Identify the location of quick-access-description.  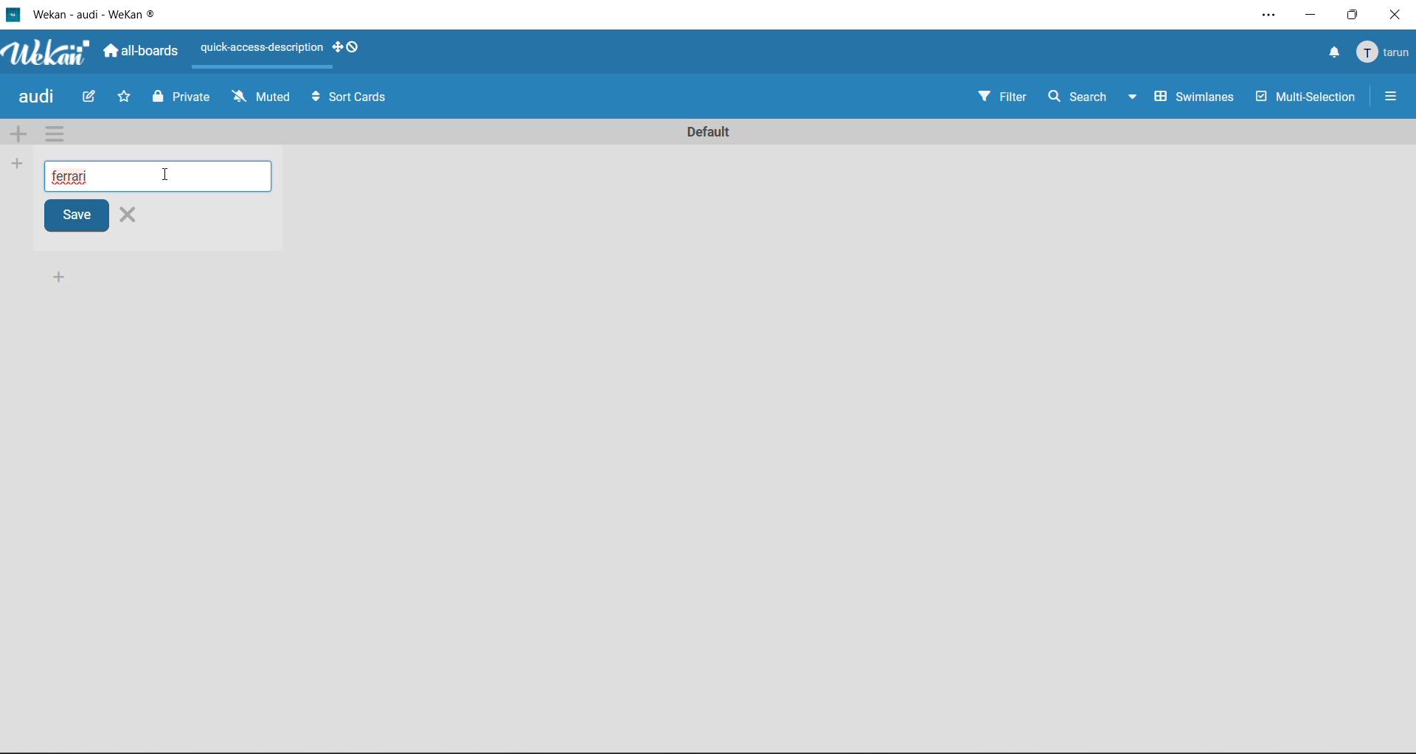
(260, 48).